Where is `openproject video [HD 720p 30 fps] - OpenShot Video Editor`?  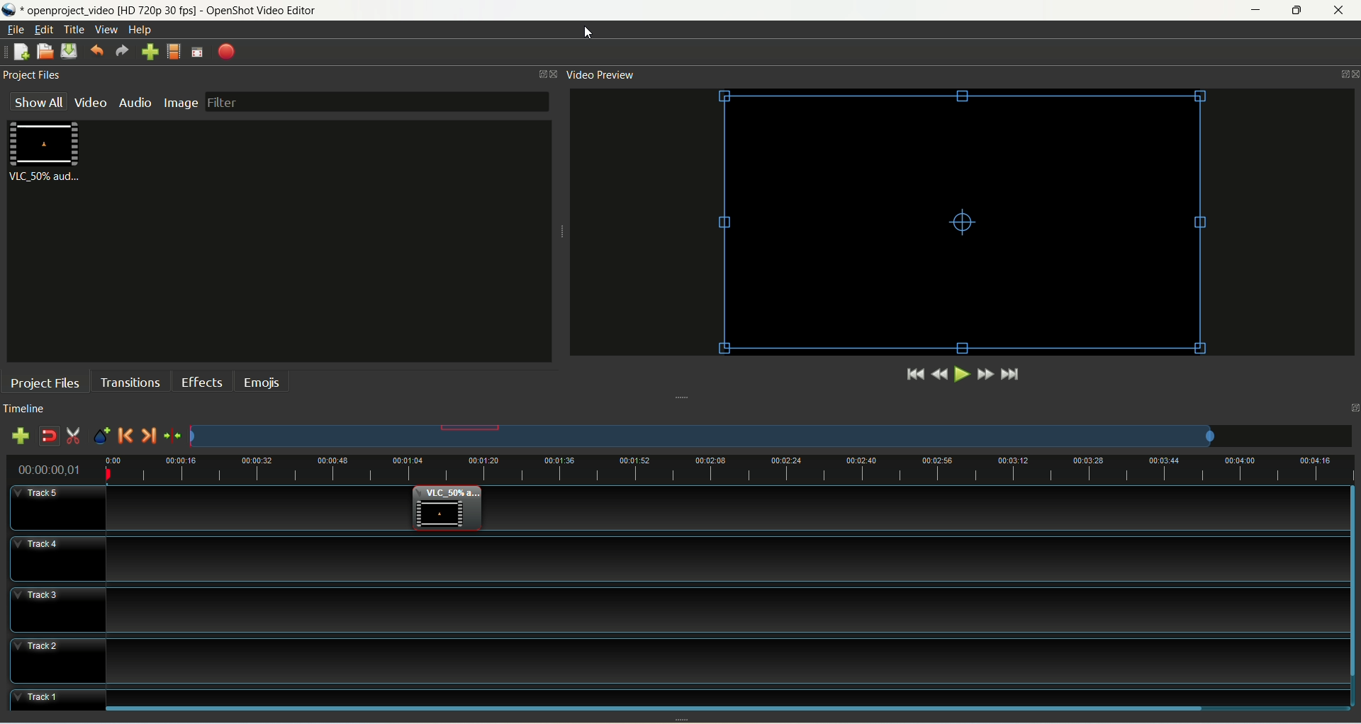 openproject video [HD 720p 30 fps] - OpenShot Video Editor is located at coordinates (210, 9).